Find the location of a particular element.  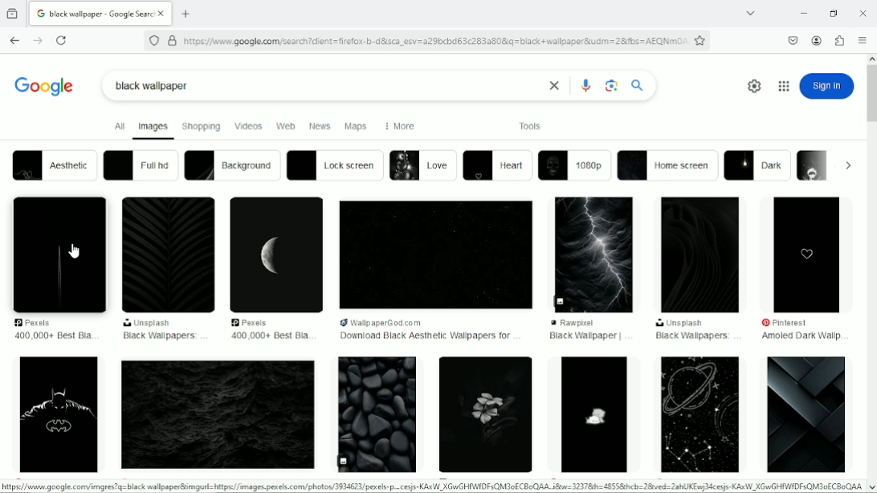

Close is located at coordinates (863, 12).